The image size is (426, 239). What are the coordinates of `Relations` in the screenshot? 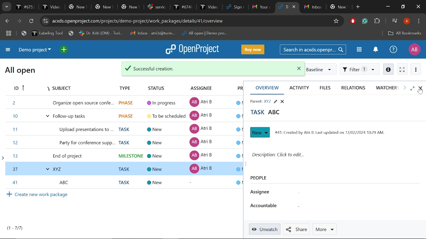 It's located at (354, 88).